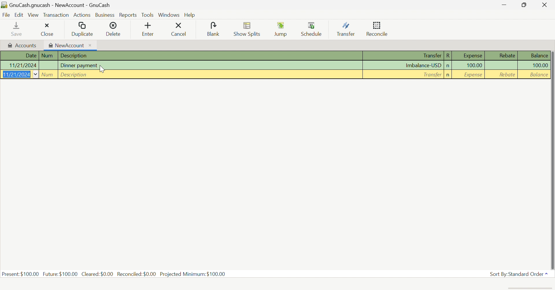  What do you see at coordinates (474, 66) in the screenshot?
I see `100.00` at bounding box center [474, 66].